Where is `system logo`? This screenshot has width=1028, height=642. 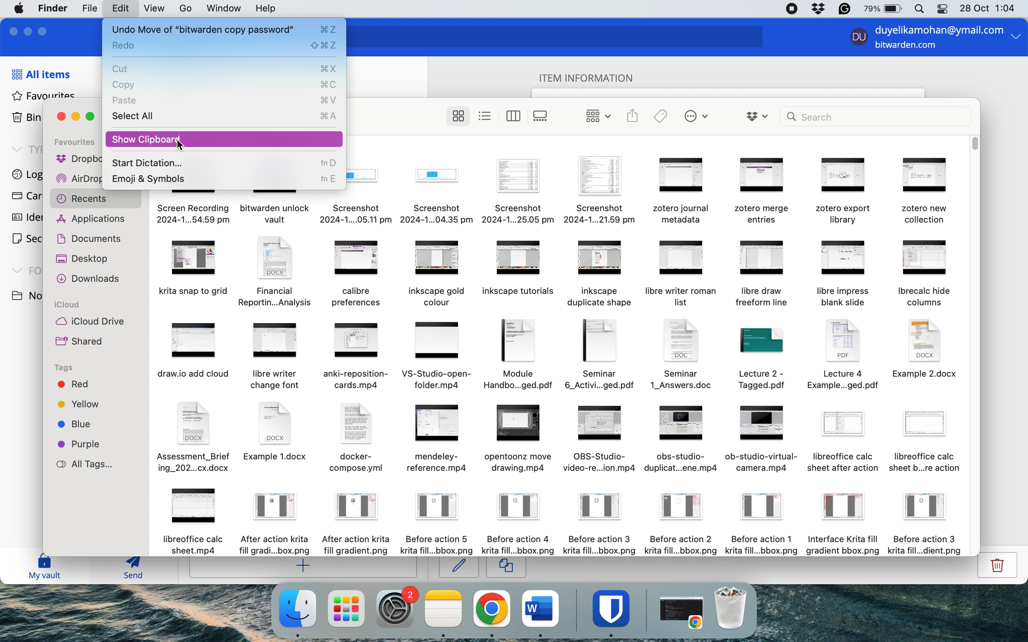
system logo is located at coordinates (20, 8).